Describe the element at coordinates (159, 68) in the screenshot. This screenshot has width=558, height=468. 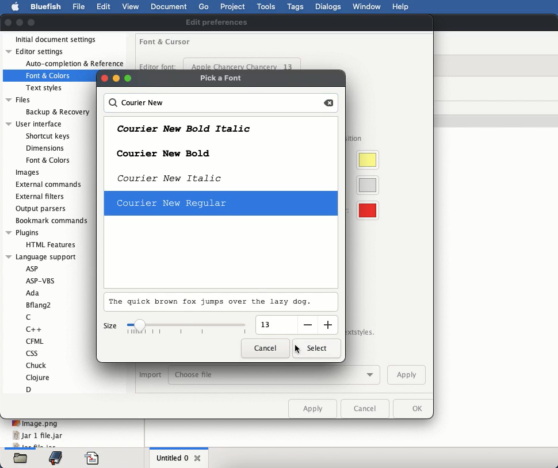
I see `editor font` at that location.